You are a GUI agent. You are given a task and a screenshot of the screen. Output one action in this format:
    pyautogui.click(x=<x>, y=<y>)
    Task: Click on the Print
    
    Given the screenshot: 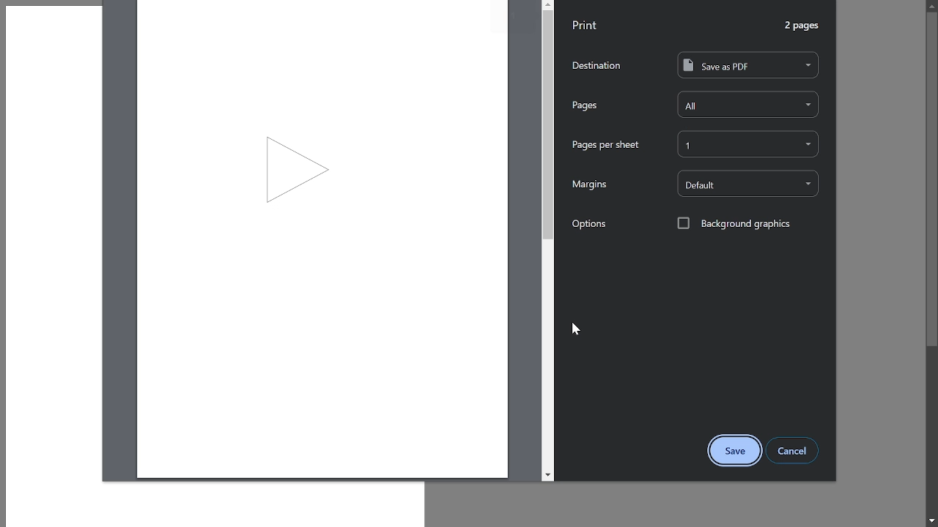 What is the action you would take?
    pyautogui.click(x=586, y=25)
    